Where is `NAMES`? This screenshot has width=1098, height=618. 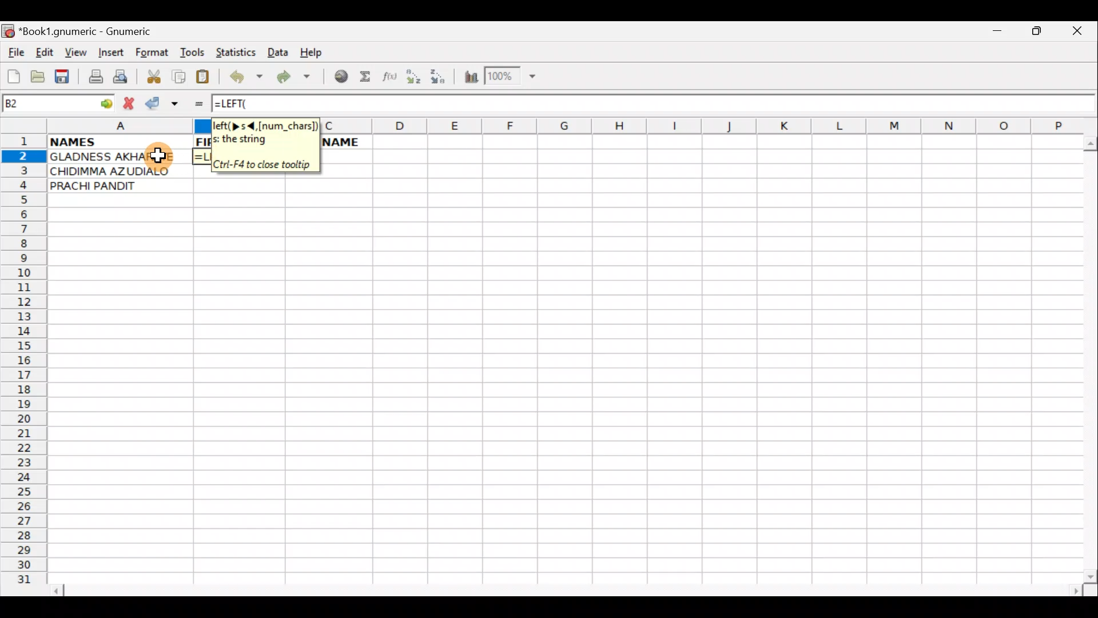
NAMES is located at coordinates (119, 142).